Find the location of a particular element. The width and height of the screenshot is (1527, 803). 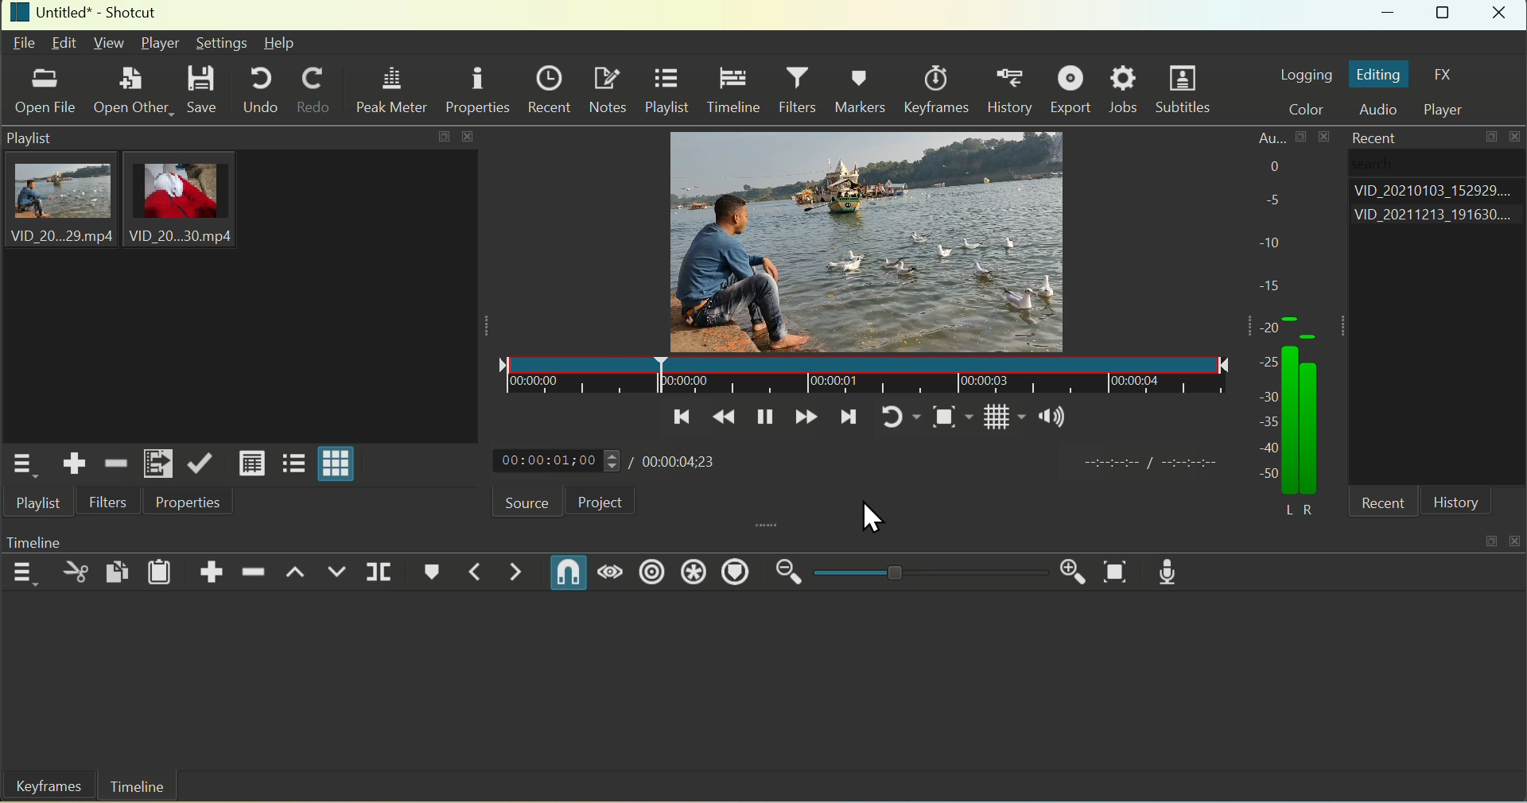

Split at Playahead is located at coordinates (380, 571).